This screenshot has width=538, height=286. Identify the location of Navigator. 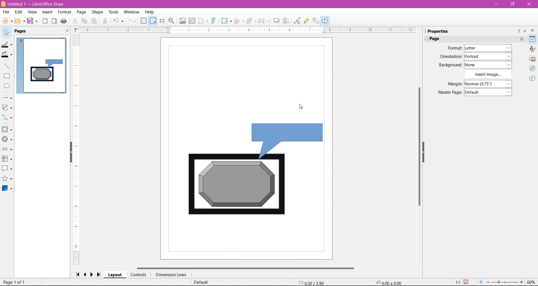
(532, 69).